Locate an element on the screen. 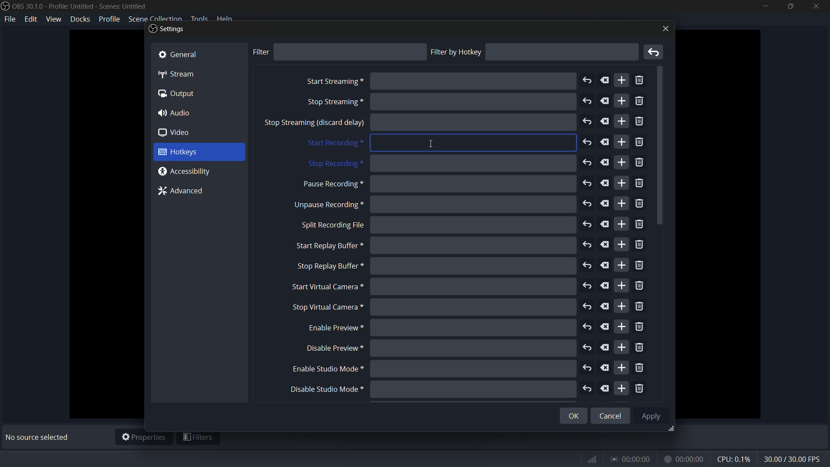  delete is located at coordinates (606, 389).